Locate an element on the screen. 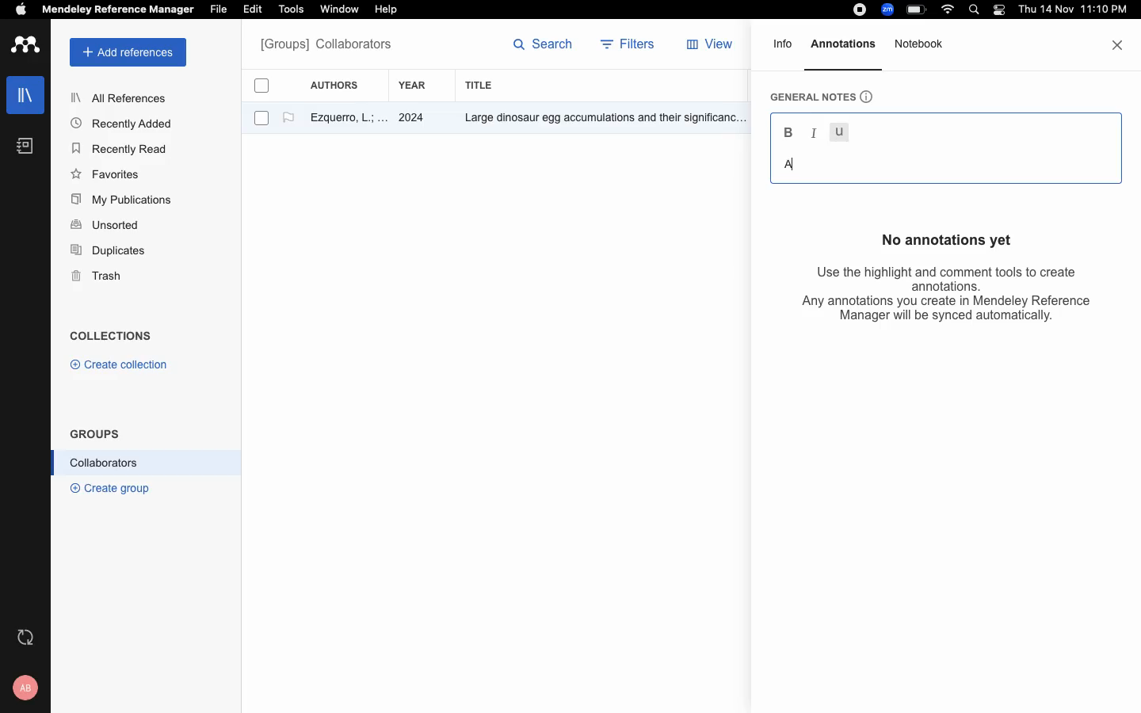 This screenshot has height=713, width=1141. recording is located at coordinates (857, 10).